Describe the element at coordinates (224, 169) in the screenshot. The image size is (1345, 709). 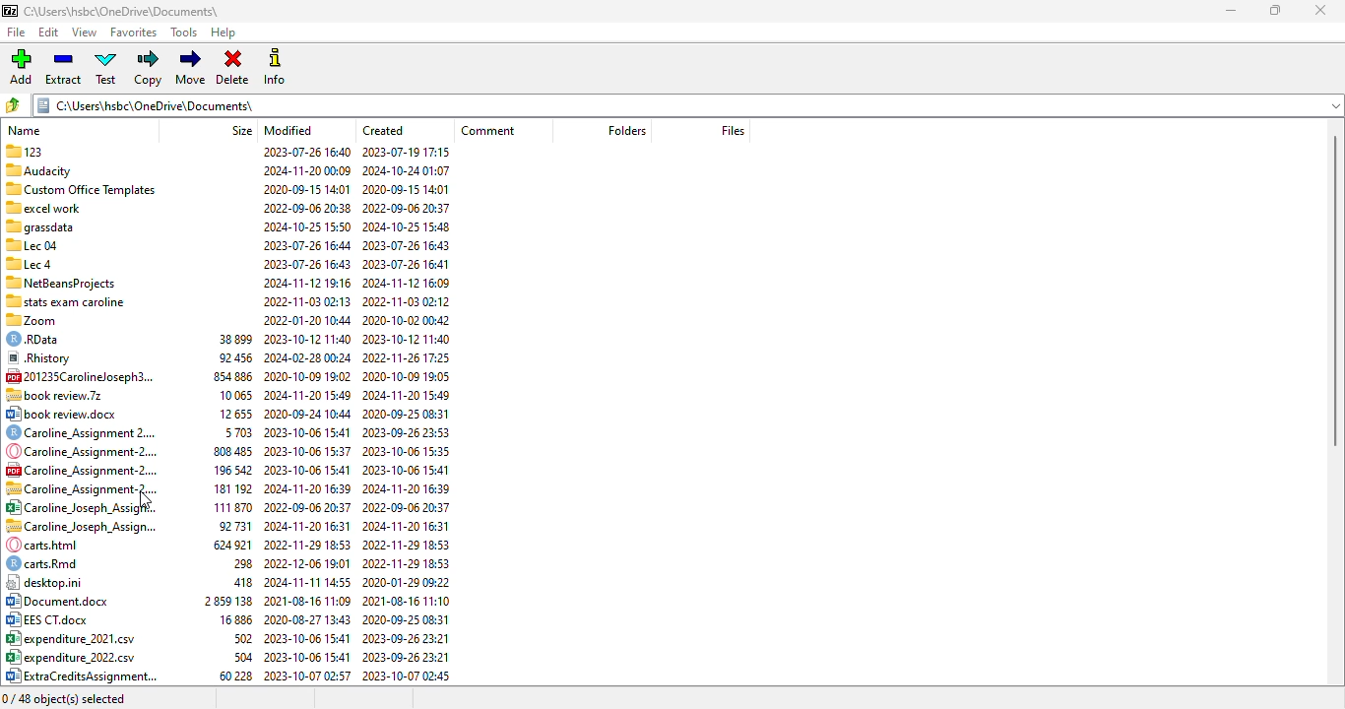
I see `"Audacity 2024-11-20 00:09 2024-10-24 01:07` at that location.